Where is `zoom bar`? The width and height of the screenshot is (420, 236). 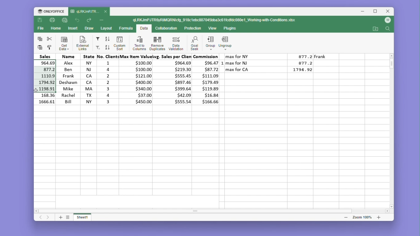 zoom bar is located at coordinates (362, 217).